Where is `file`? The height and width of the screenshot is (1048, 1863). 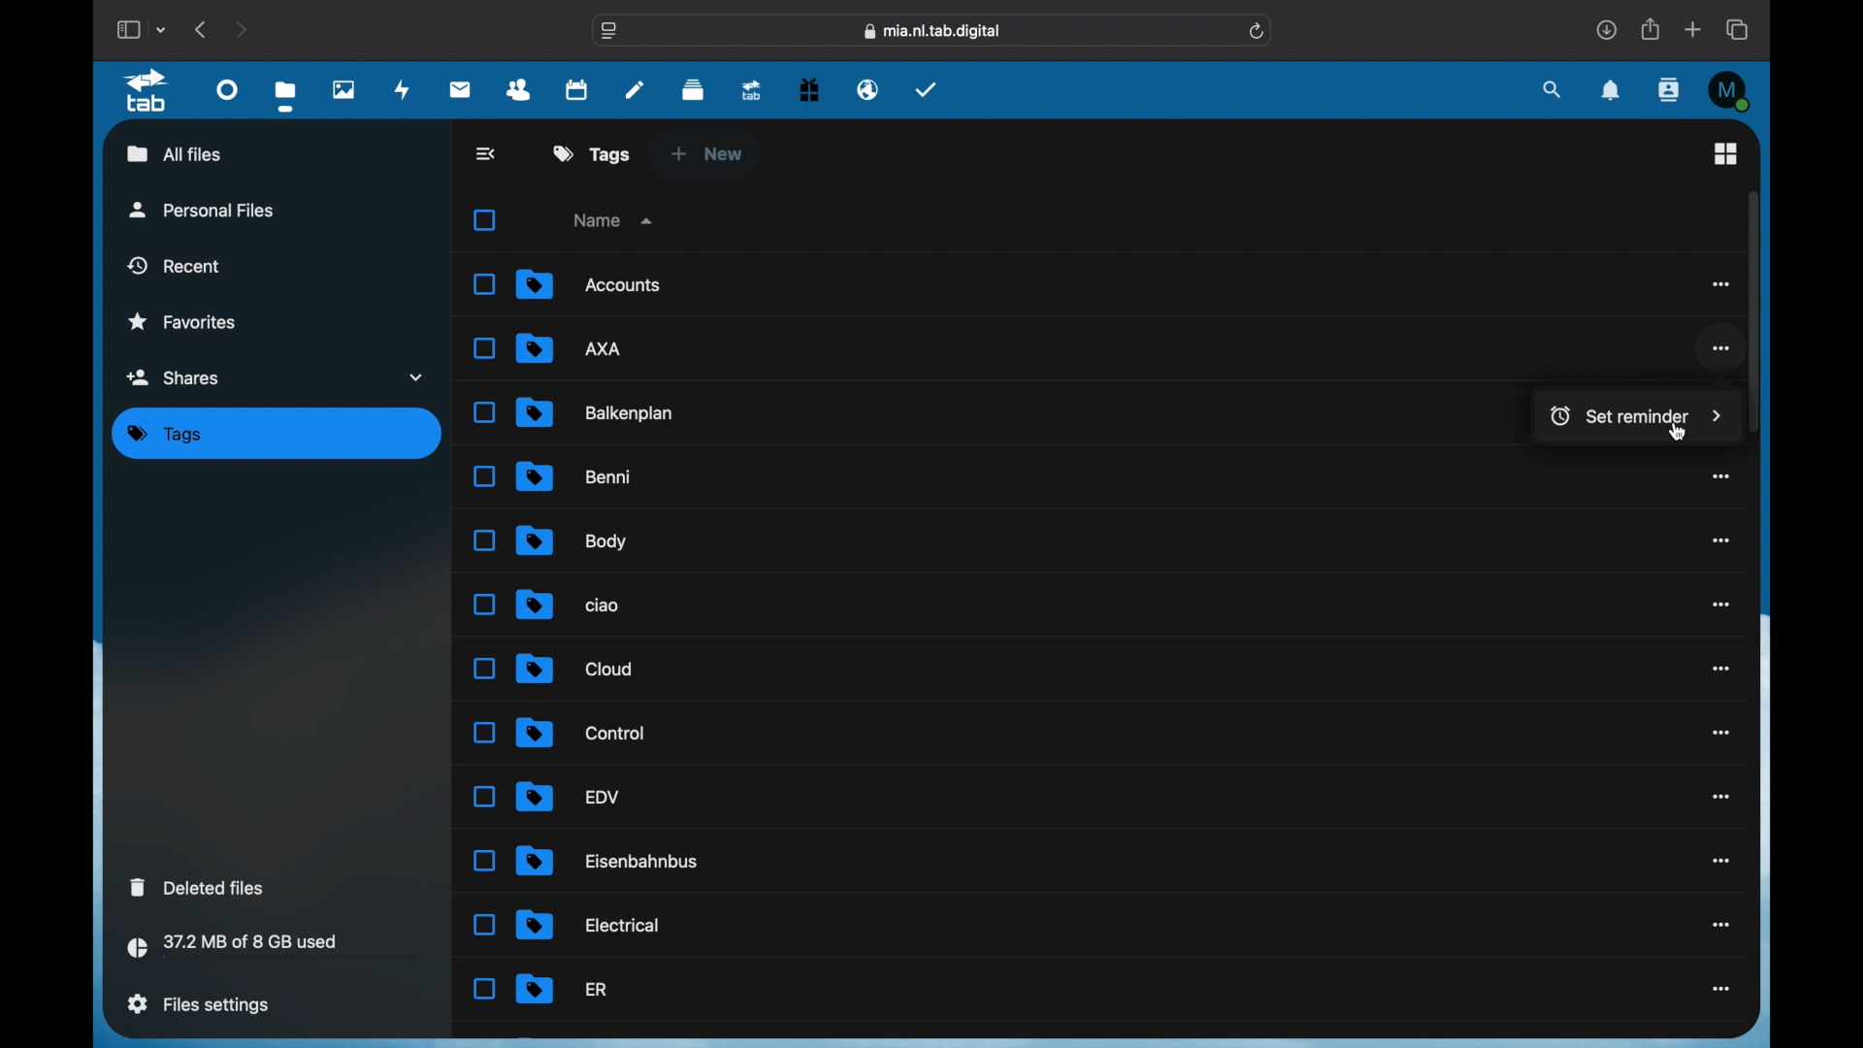
file is located at coordinates (574, 668).